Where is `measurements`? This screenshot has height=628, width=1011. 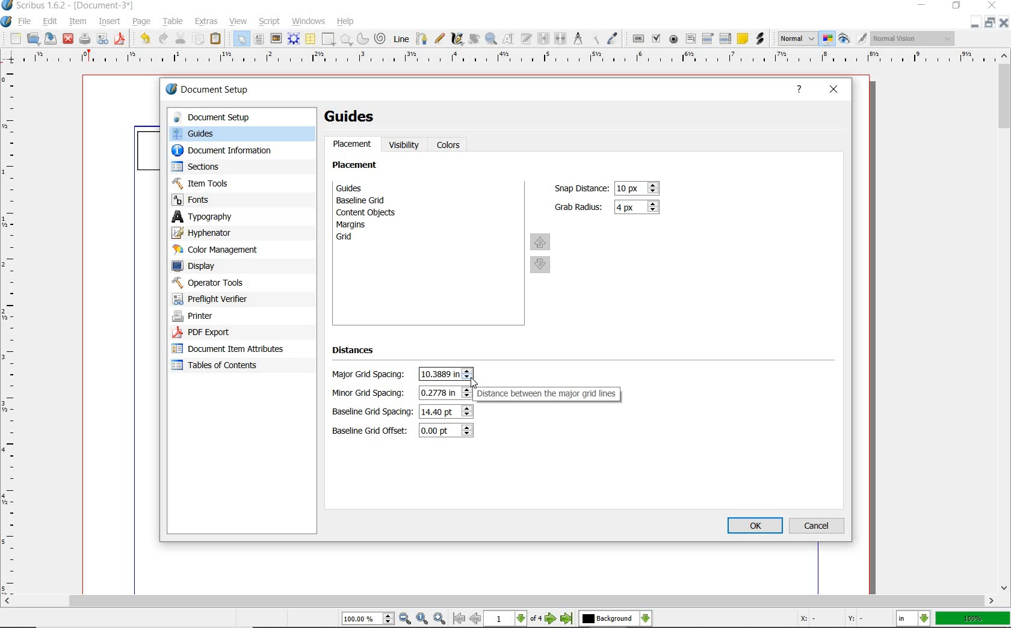
measurements is located at coordinates (577, 38).